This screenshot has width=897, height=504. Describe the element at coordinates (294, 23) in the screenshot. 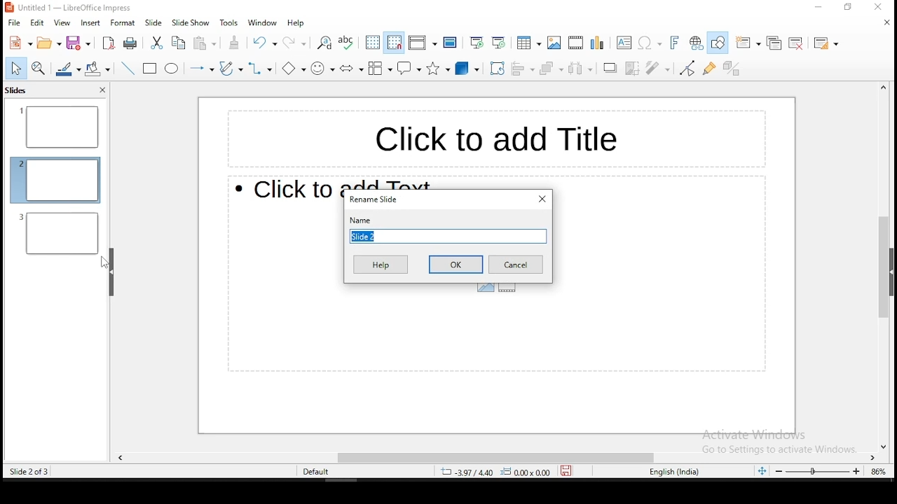

I see `help` at that location.